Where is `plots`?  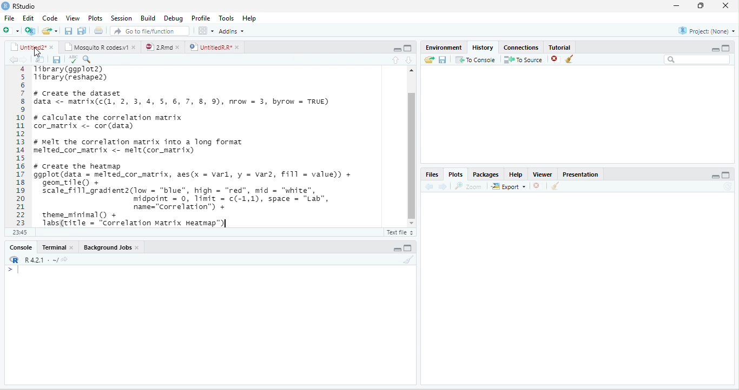 plots is located at coordinates (457, 174).